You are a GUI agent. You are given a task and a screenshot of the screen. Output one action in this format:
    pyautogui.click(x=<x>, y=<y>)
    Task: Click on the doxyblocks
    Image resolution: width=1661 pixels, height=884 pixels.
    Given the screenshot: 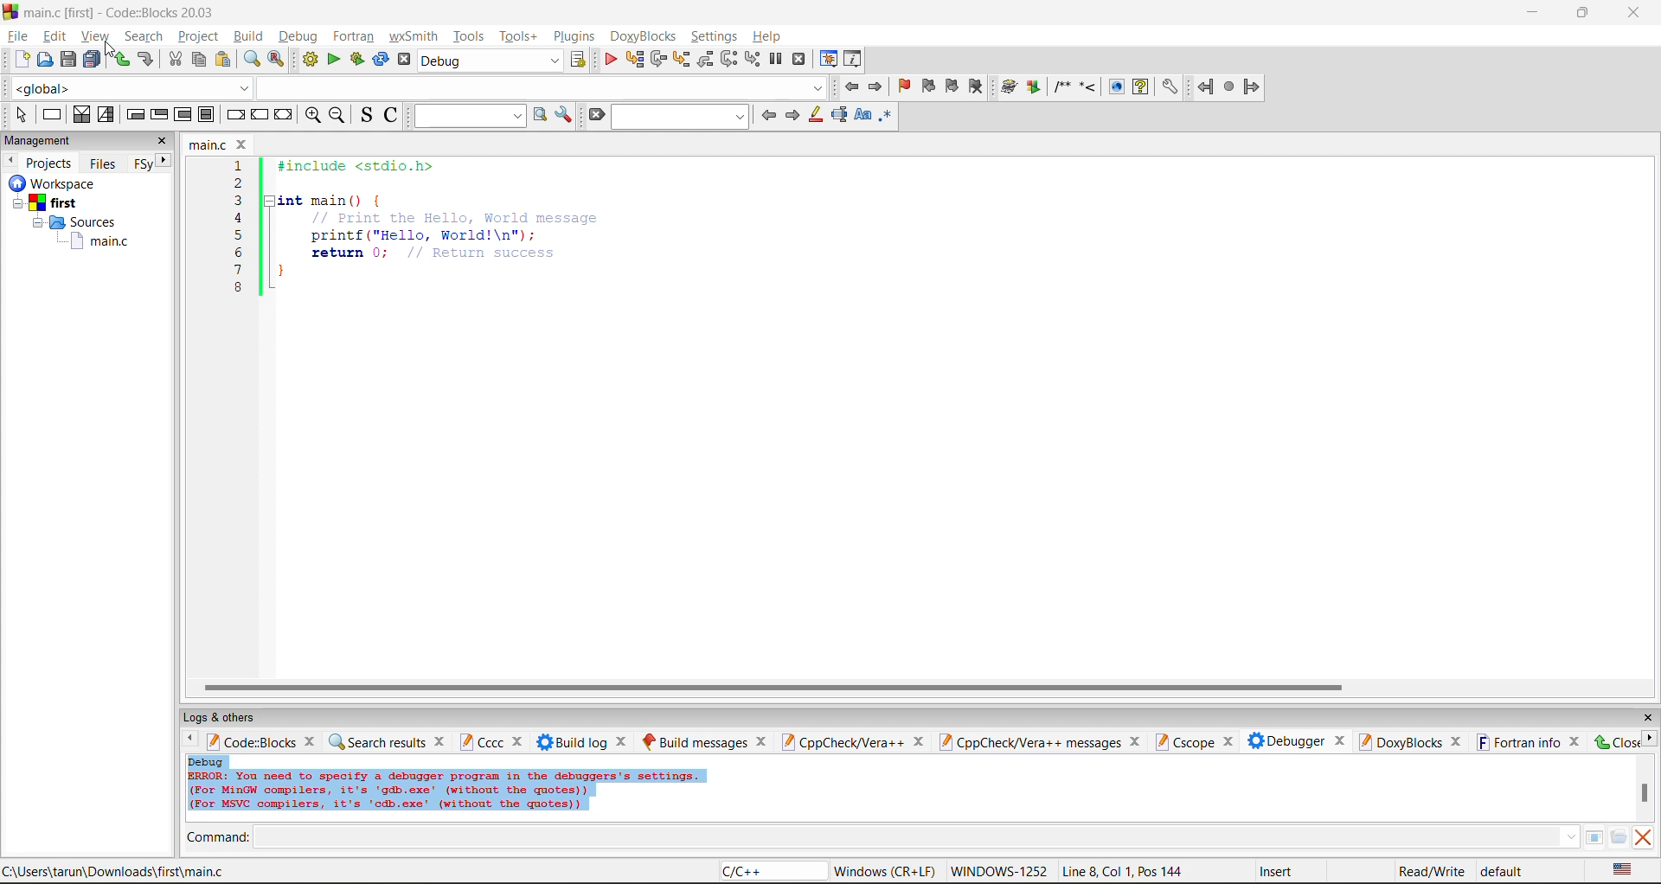 What is the action you would take?
    pyautogui.click(x=644, y=35)
    